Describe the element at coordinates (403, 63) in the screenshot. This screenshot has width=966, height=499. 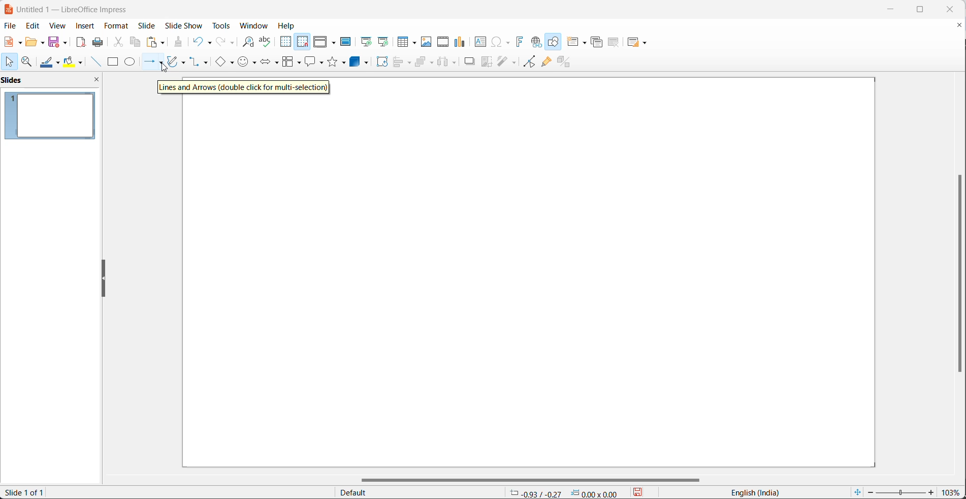
I see `align` at that location.